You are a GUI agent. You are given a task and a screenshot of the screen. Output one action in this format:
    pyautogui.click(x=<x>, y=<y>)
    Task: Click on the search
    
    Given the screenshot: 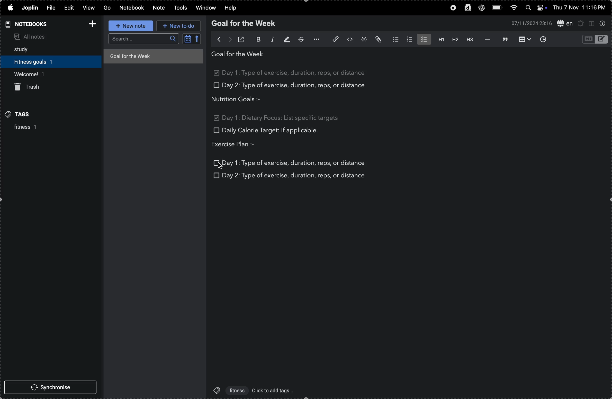 What is the action you would take?
    pyautogui.click(x=143, y=39)
    